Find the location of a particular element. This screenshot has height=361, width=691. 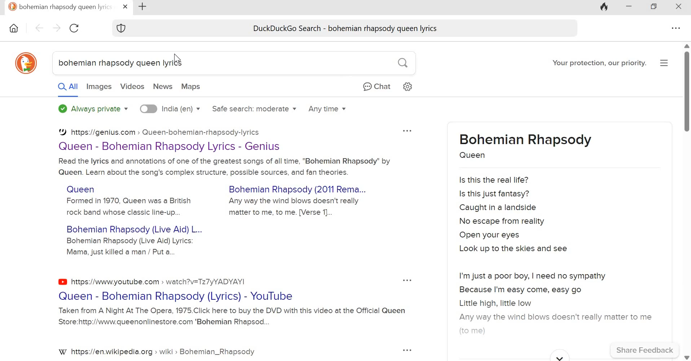

home icon is located at coordinates (14, 29).